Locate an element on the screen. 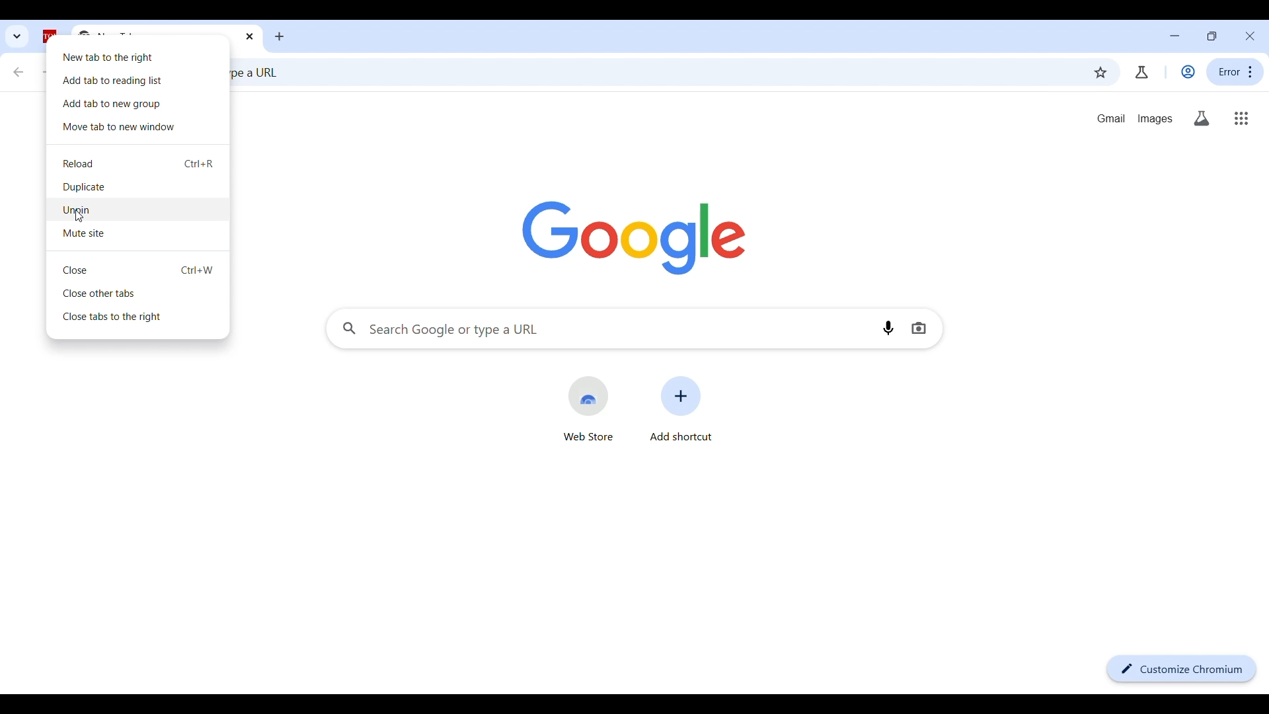 This screenshot has width=1269, height=714. Images is located at coordinates (1155, 119).